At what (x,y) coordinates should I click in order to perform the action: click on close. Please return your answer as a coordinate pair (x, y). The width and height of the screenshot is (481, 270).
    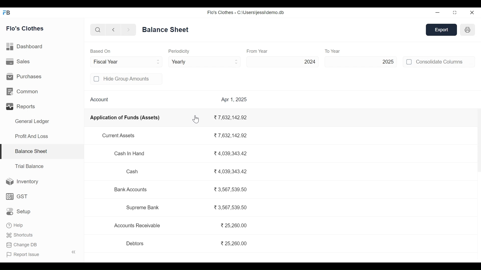
    Looking at the image, I should click on (472, 12).